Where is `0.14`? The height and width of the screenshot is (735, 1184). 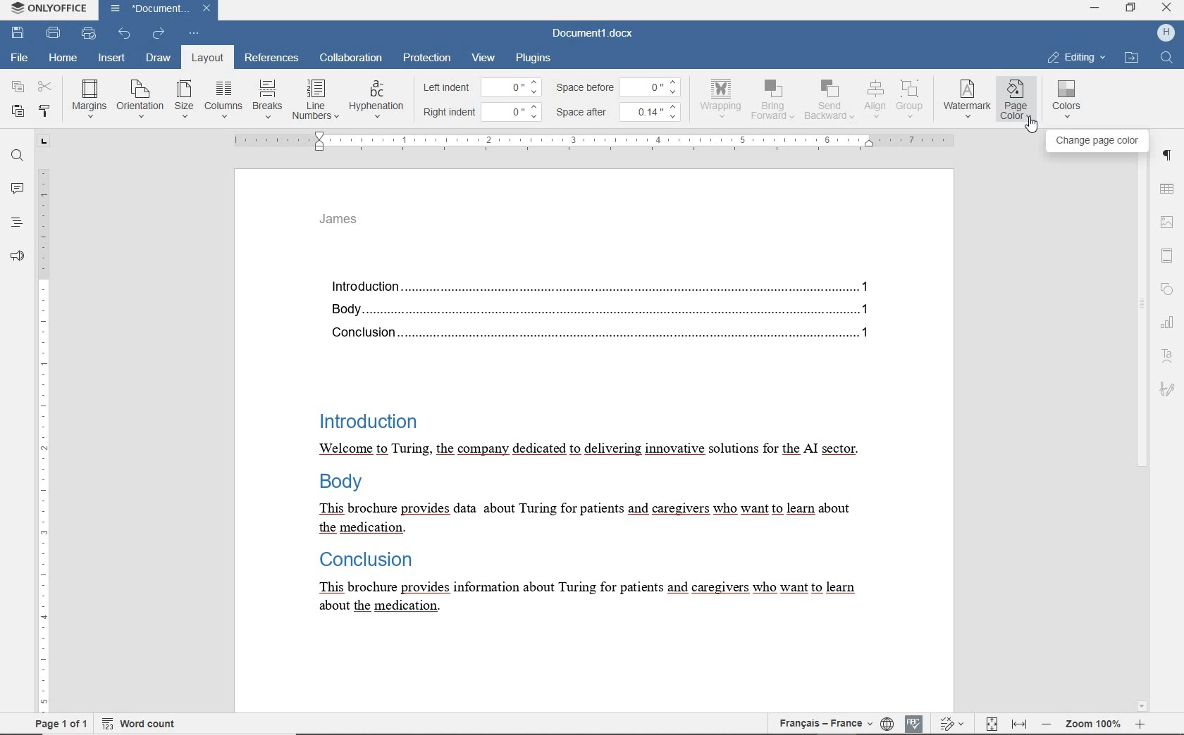
0.14 is located at coordinates (655, 111).